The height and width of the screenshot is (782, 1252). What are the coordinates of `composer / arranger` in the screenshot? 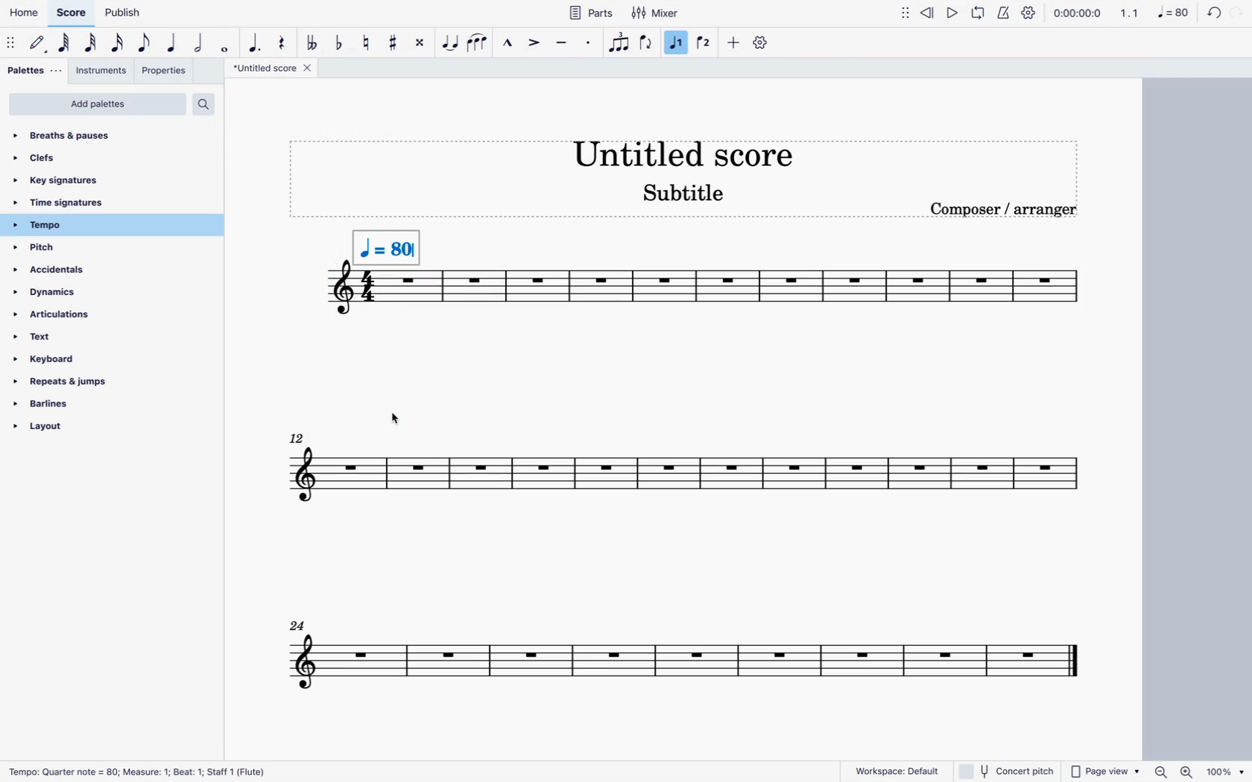 It's located at (1008, 209).